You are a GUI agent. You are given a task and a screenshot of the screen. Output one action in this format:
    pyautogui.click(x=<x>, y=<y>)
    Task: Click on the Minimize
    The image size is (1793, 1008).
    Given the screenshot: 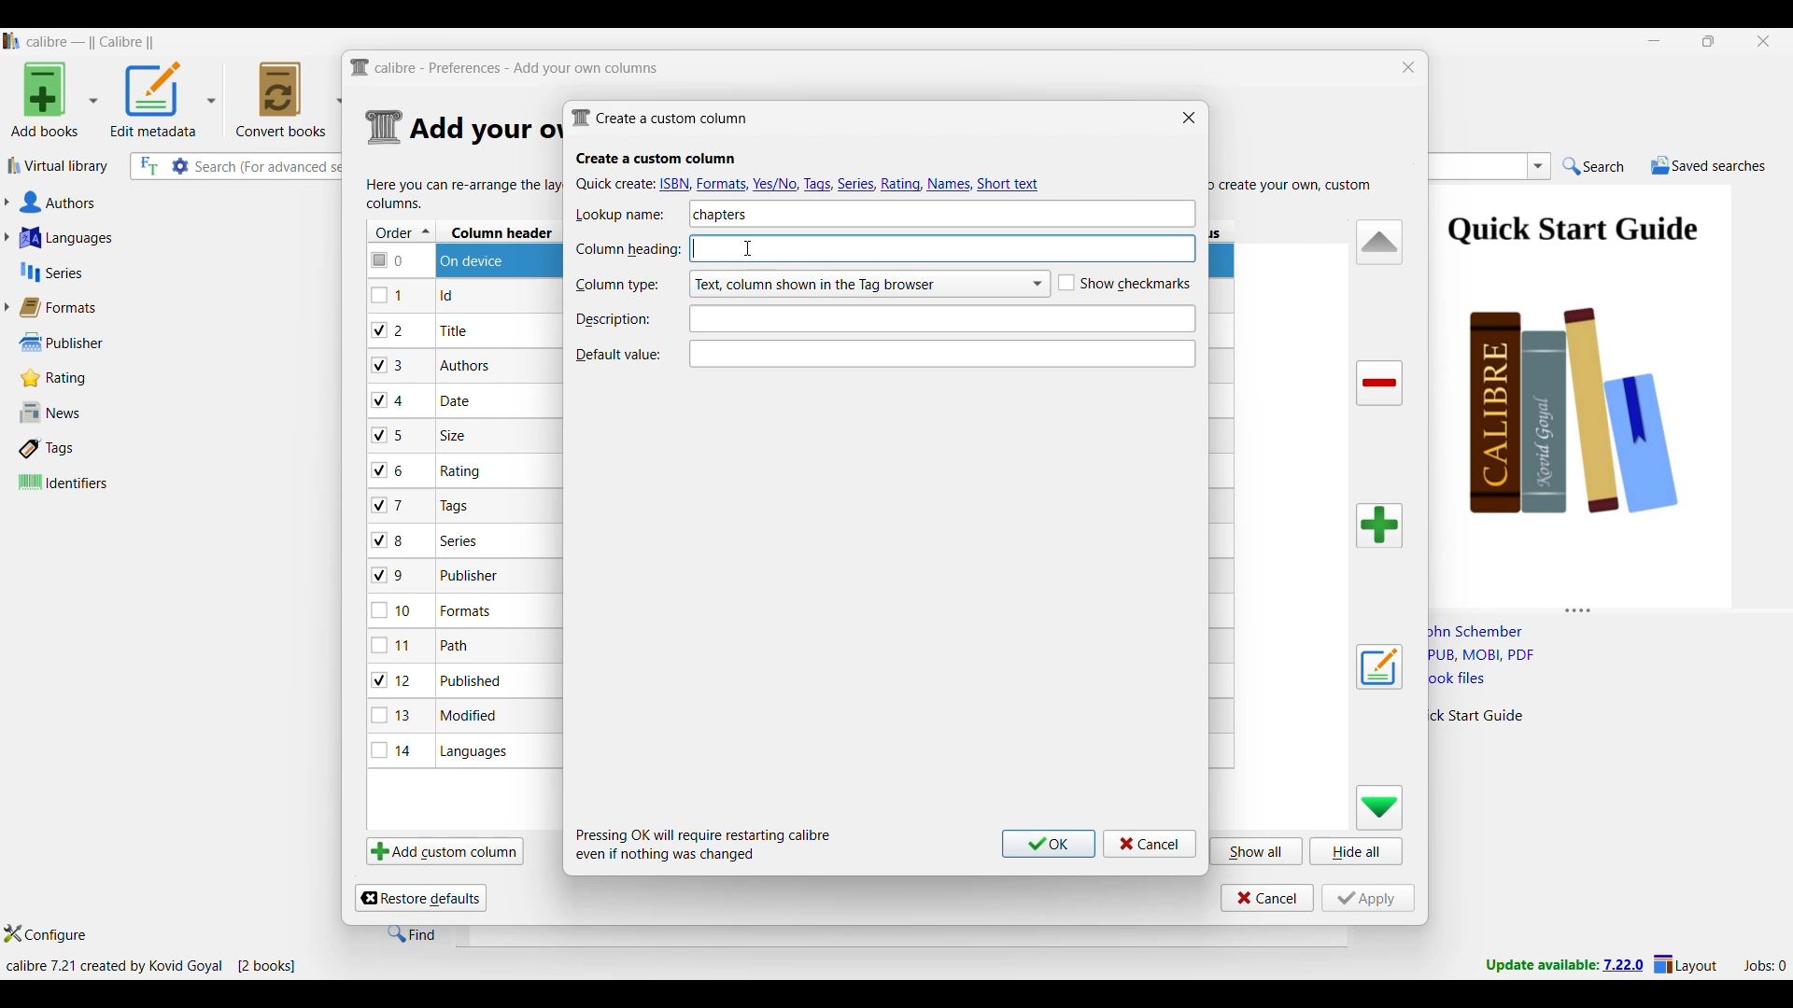 What is the action you would take?
    pyautogui.click(x=1655, y=41)
    